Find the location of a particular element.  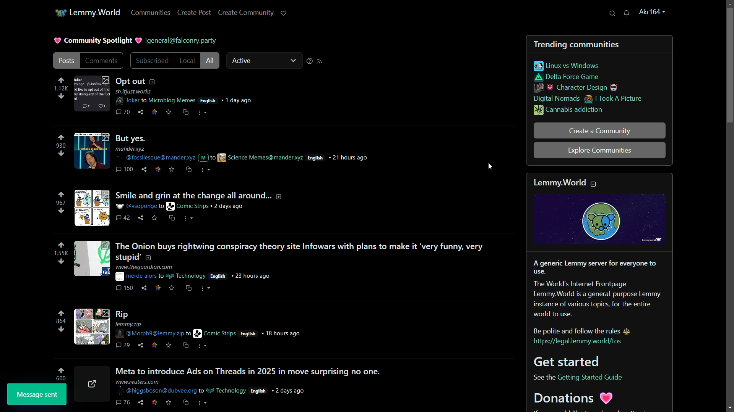

upvote is located at coordinates (62, 311).